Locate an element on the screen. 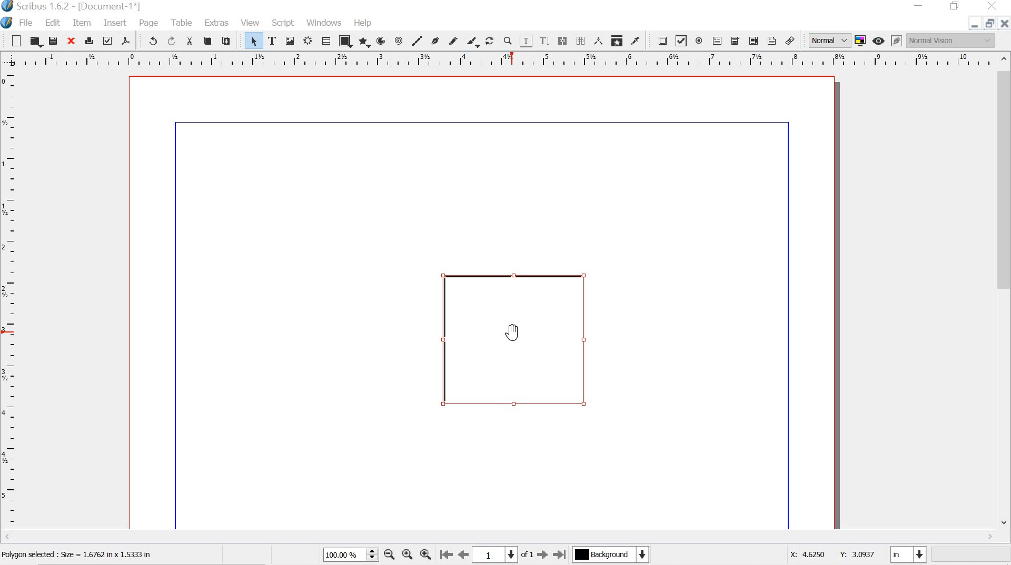  shape is located at coordinates (344, 42).